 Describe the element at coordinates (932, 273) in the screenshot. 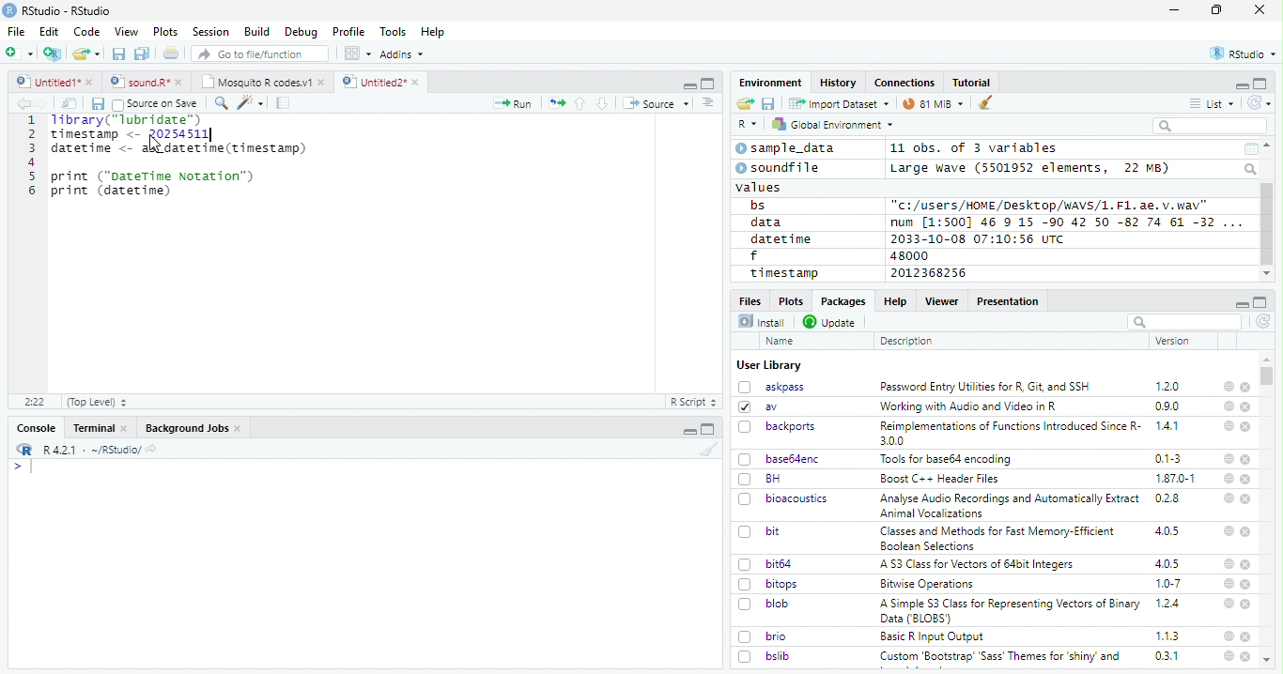

I see `2012368256` at that location.